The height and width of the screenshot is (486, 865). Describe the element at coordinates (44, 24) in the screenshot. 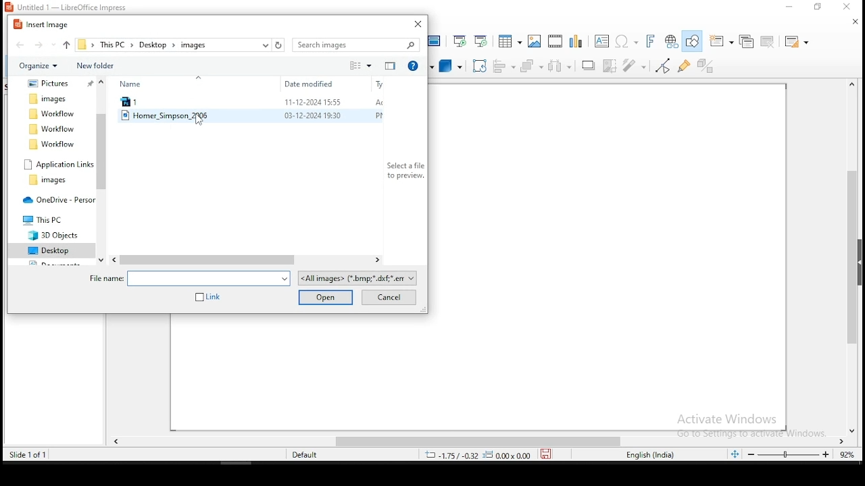

I see `insert image window` at that location.